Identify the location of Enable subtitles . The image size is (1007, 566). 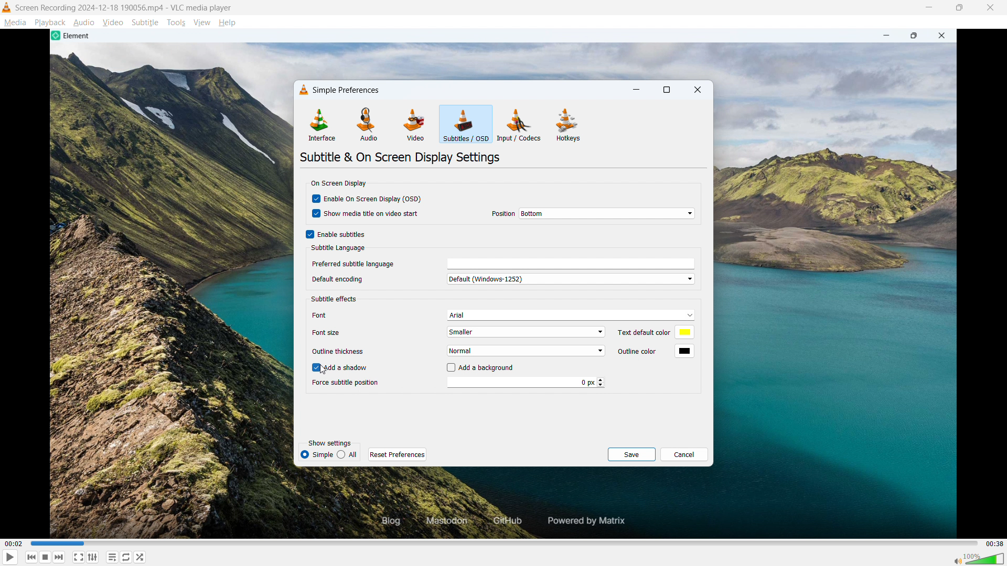
(343, 234).